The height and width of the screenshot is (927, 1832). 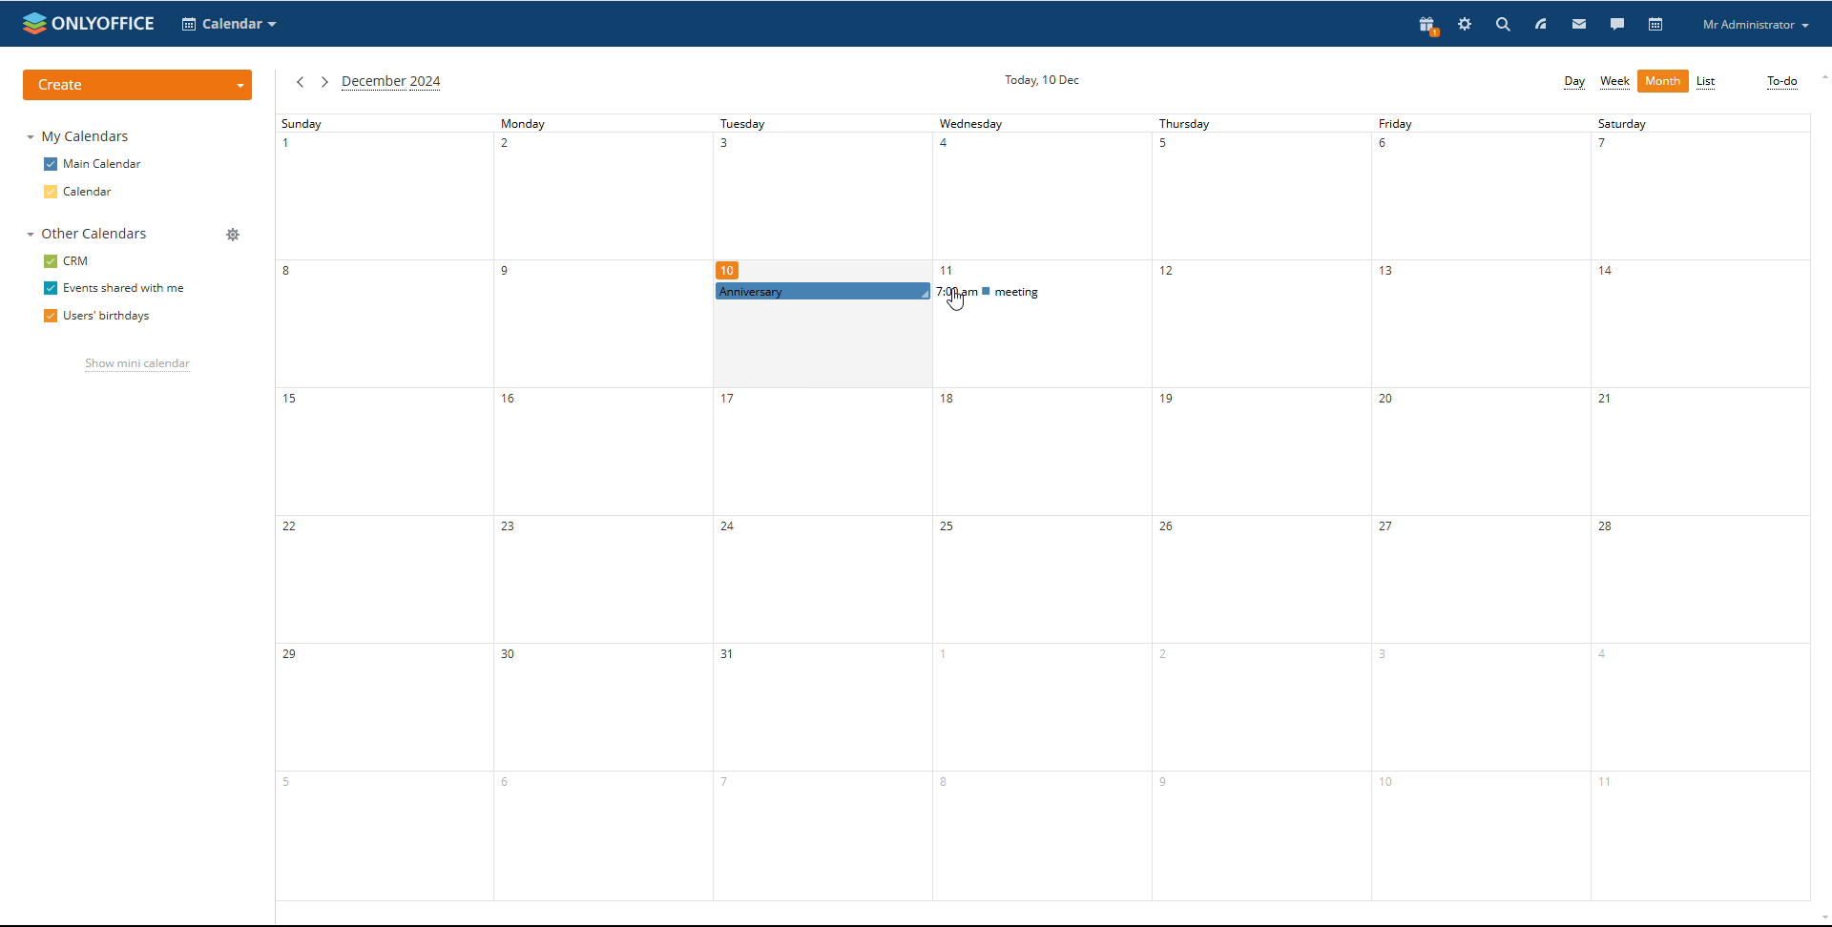 I want to click on logo, so click(x=87, y=23).